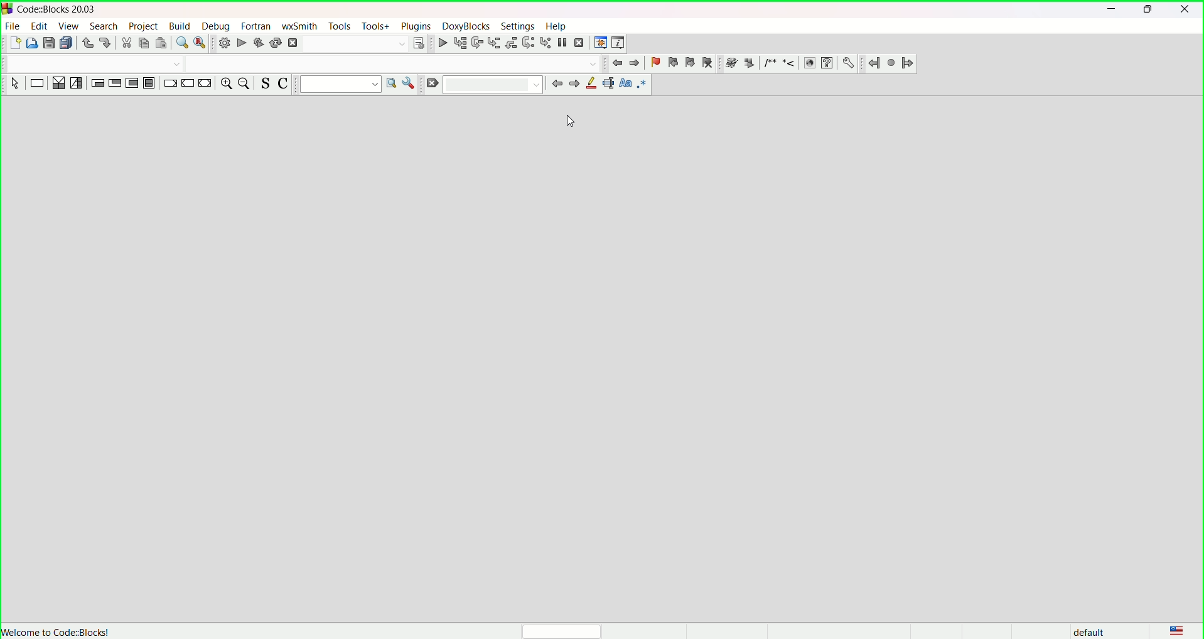 This screenshot has width=1204, height=639. What do you see at coordinates (33, 45) in the screenshot?
I see `open` at bounding box center [33, 45].